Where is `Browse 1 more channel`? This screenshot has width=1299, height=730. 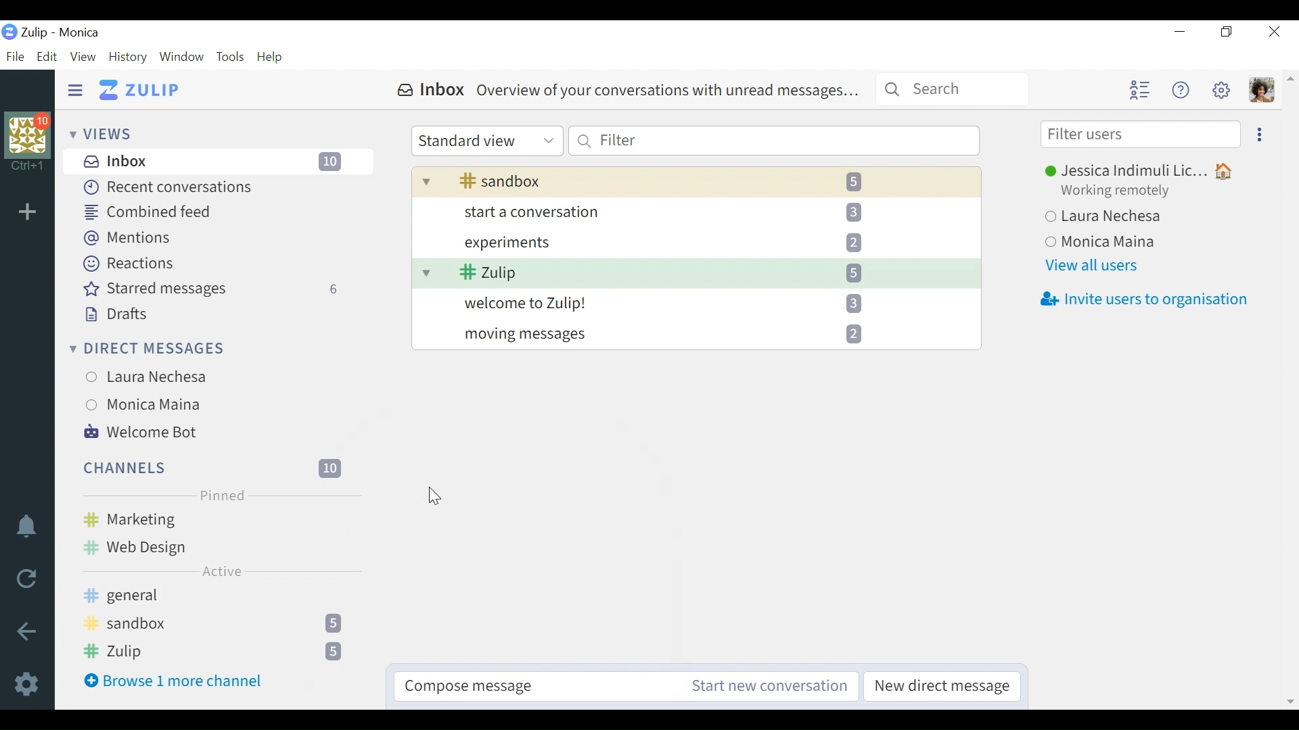
Browse 1 more channel is located at coordinates (181, 681).